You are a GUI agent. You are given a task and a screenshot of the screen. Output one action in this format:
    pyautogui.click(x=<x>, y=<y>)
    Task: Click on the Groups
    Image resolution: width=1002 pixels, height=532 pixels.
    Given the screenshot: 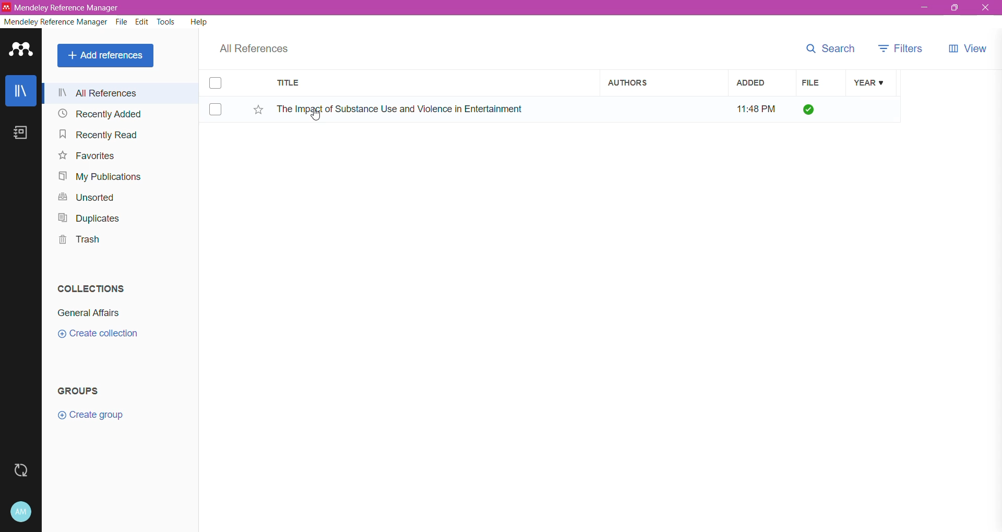 What is the action you would take?
    pyautogui.click(x=78, y=391)
    